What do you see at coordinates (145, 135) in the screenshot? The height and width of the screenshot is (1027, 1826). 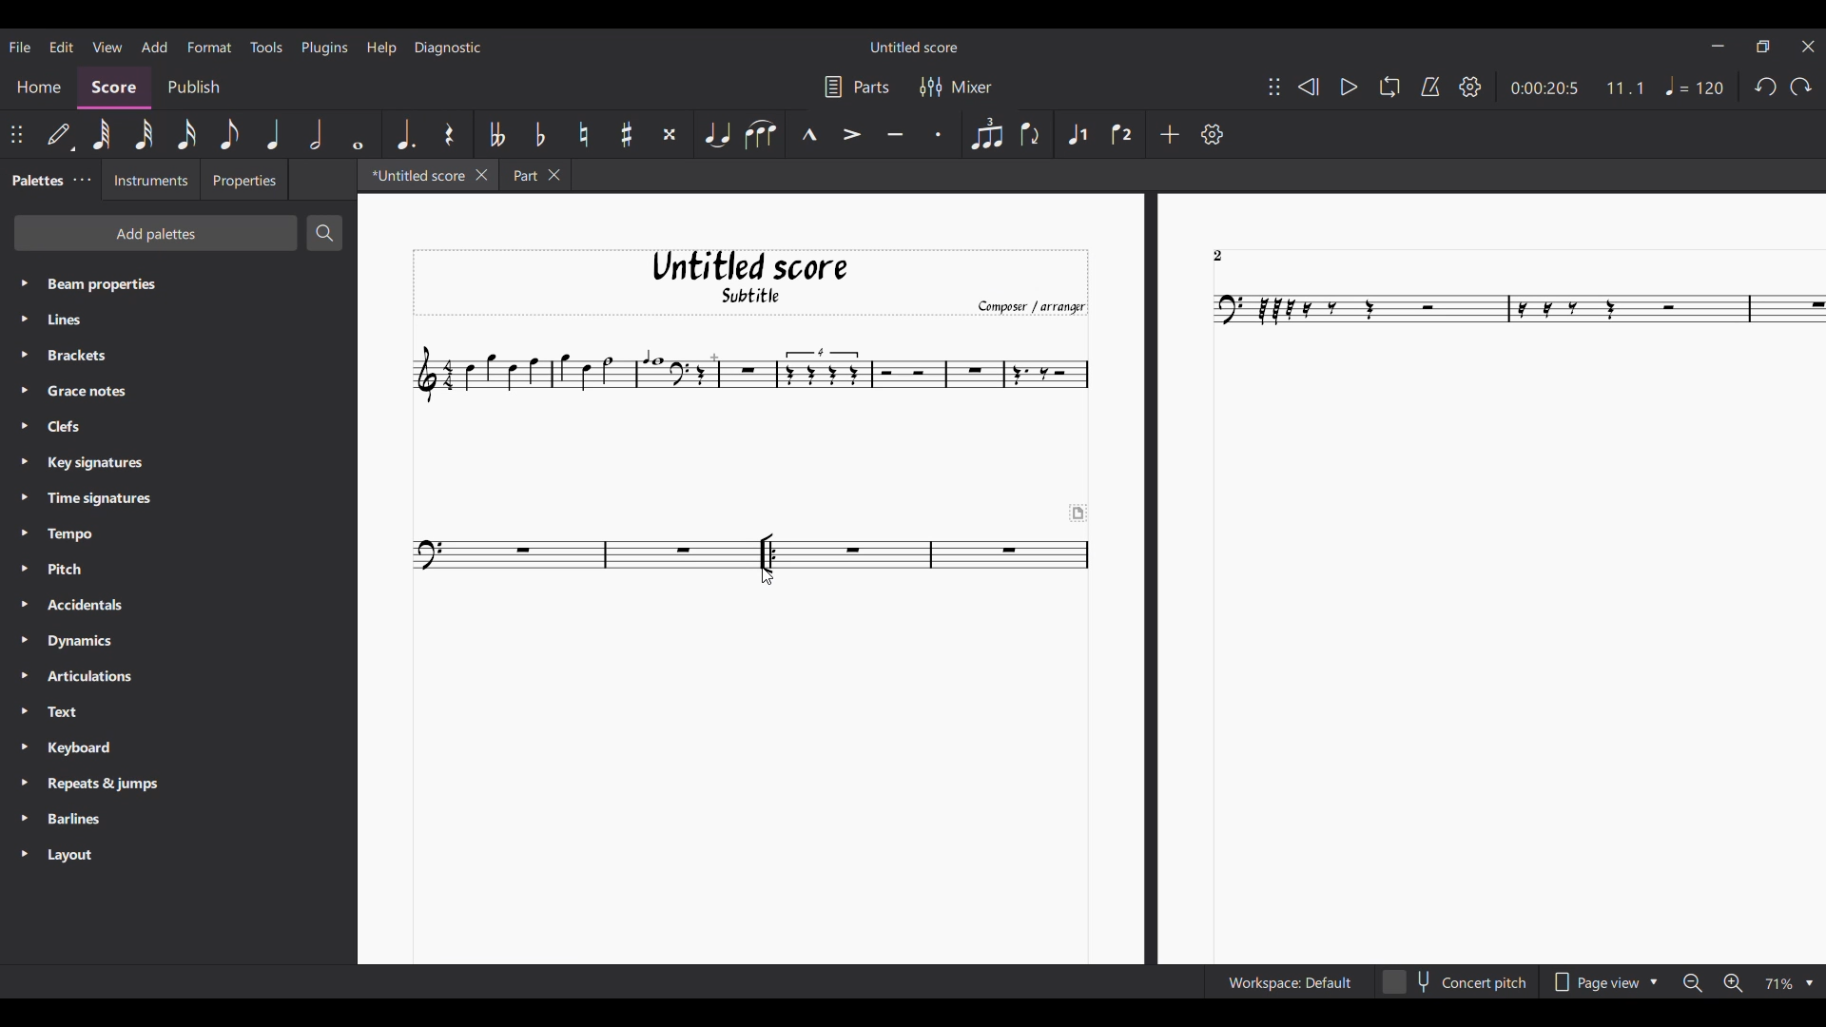 I see `32nd note` at bounding box center [145, 135].